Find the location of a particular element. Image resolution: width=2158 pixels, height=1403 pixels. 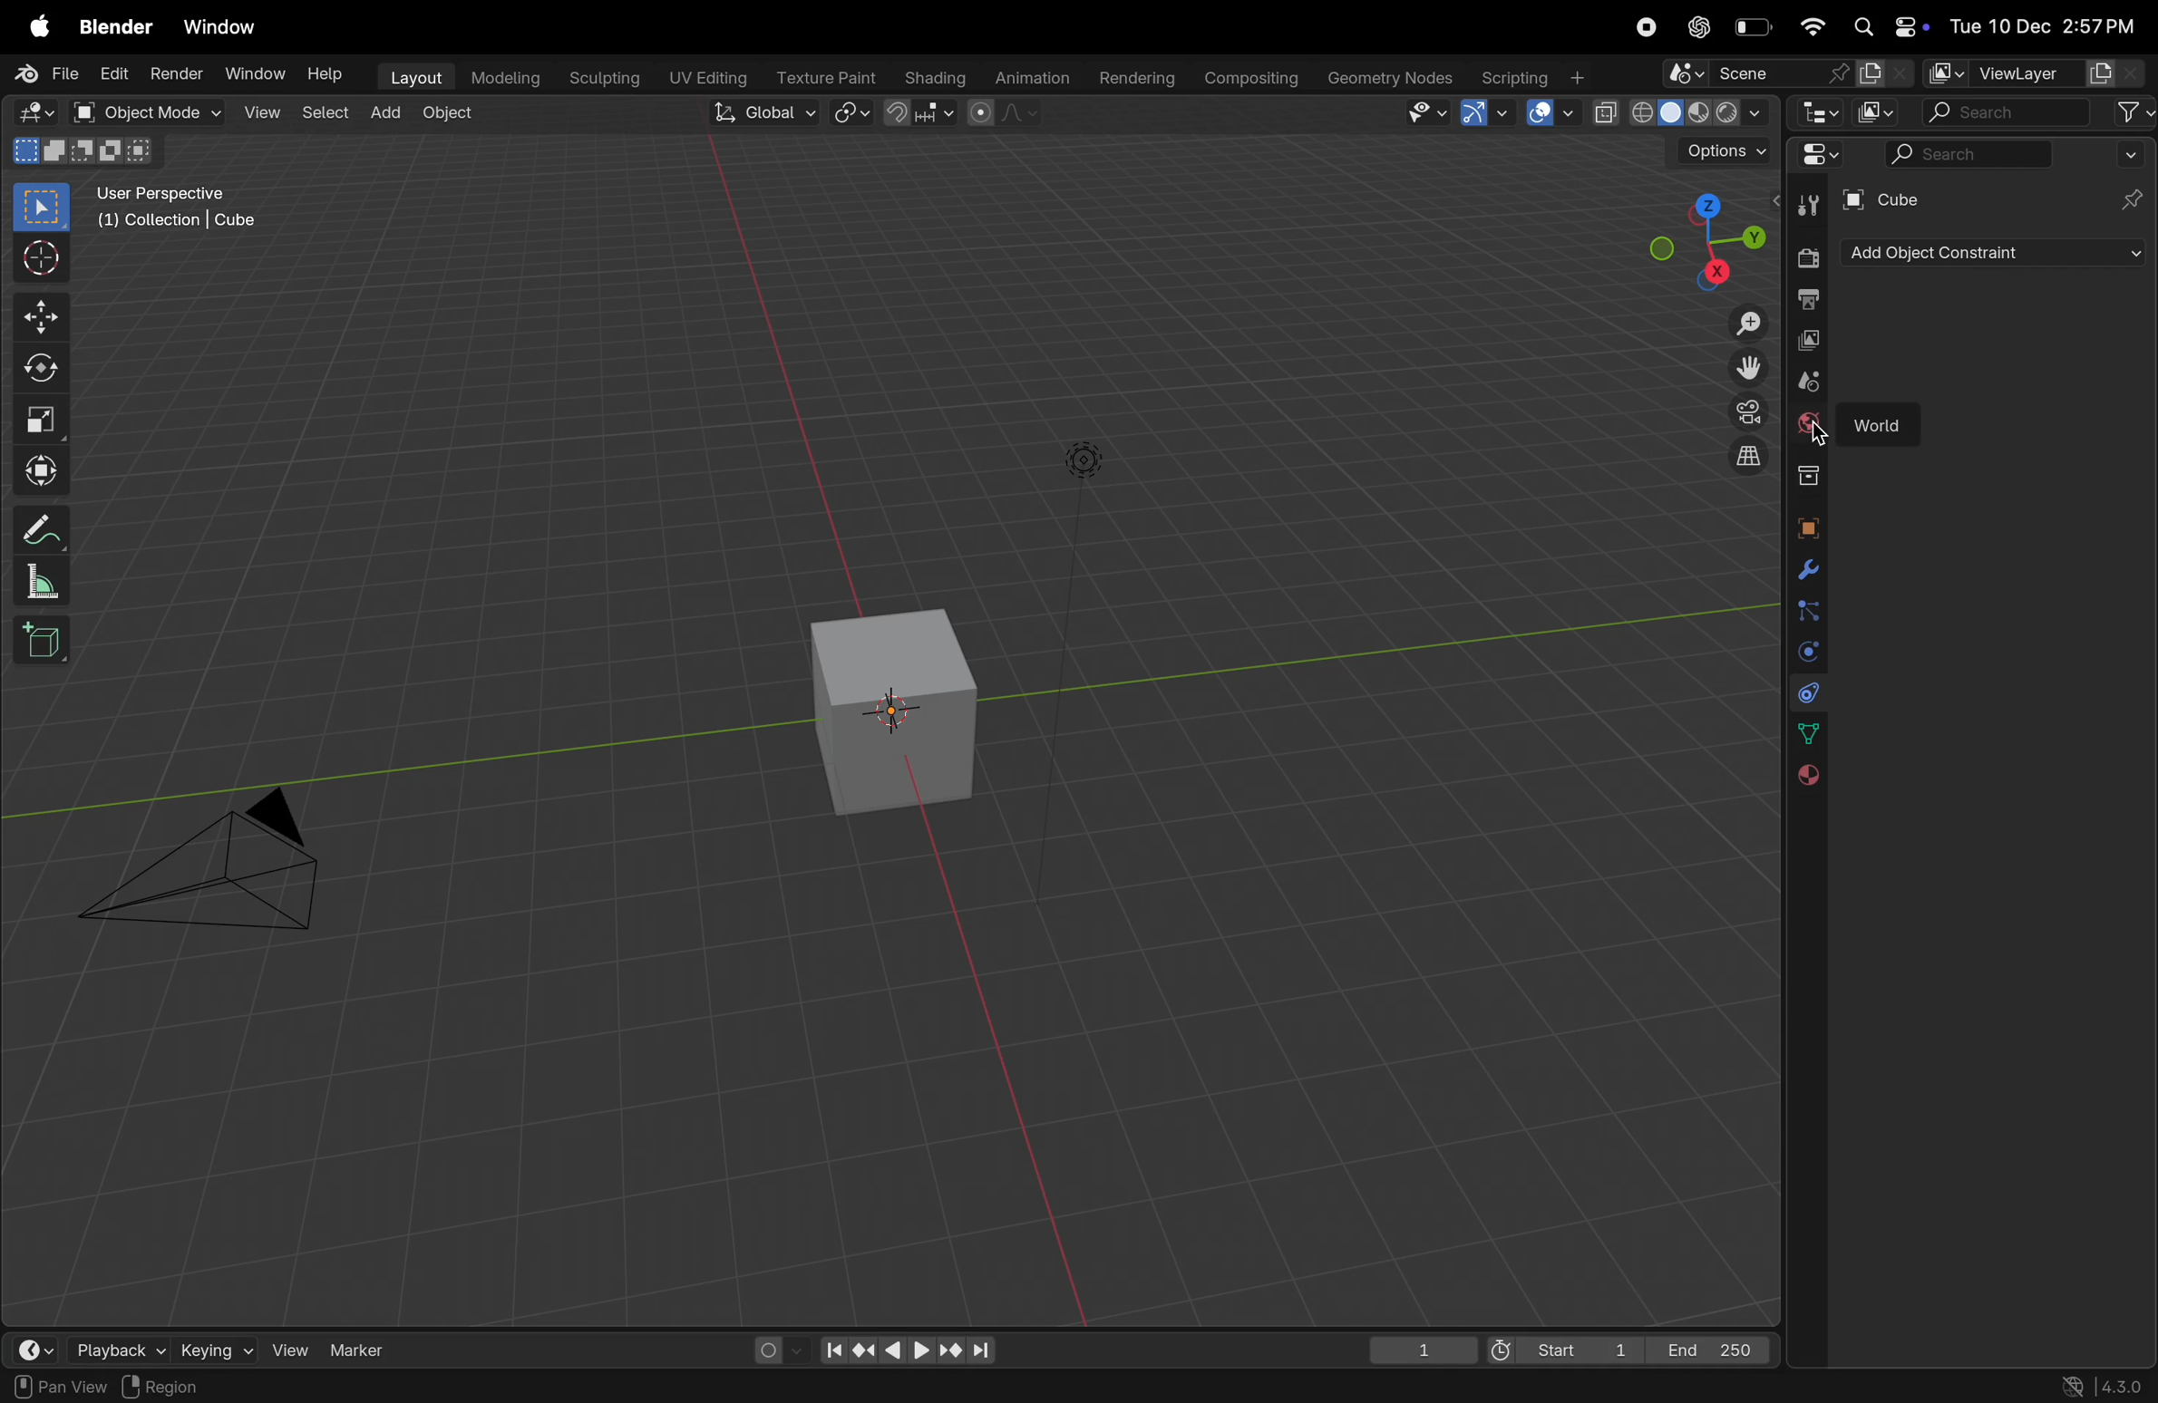

editor is located at coordinates (1819, 115).